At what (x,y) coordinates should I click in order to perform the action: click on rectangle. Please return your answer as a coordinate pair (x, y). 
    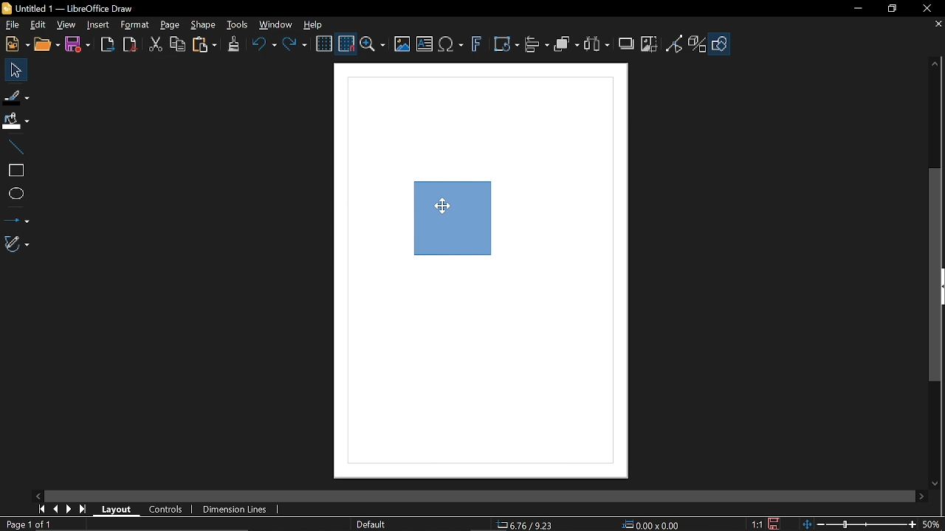
    Looking at the image, I should click on (14, 171).